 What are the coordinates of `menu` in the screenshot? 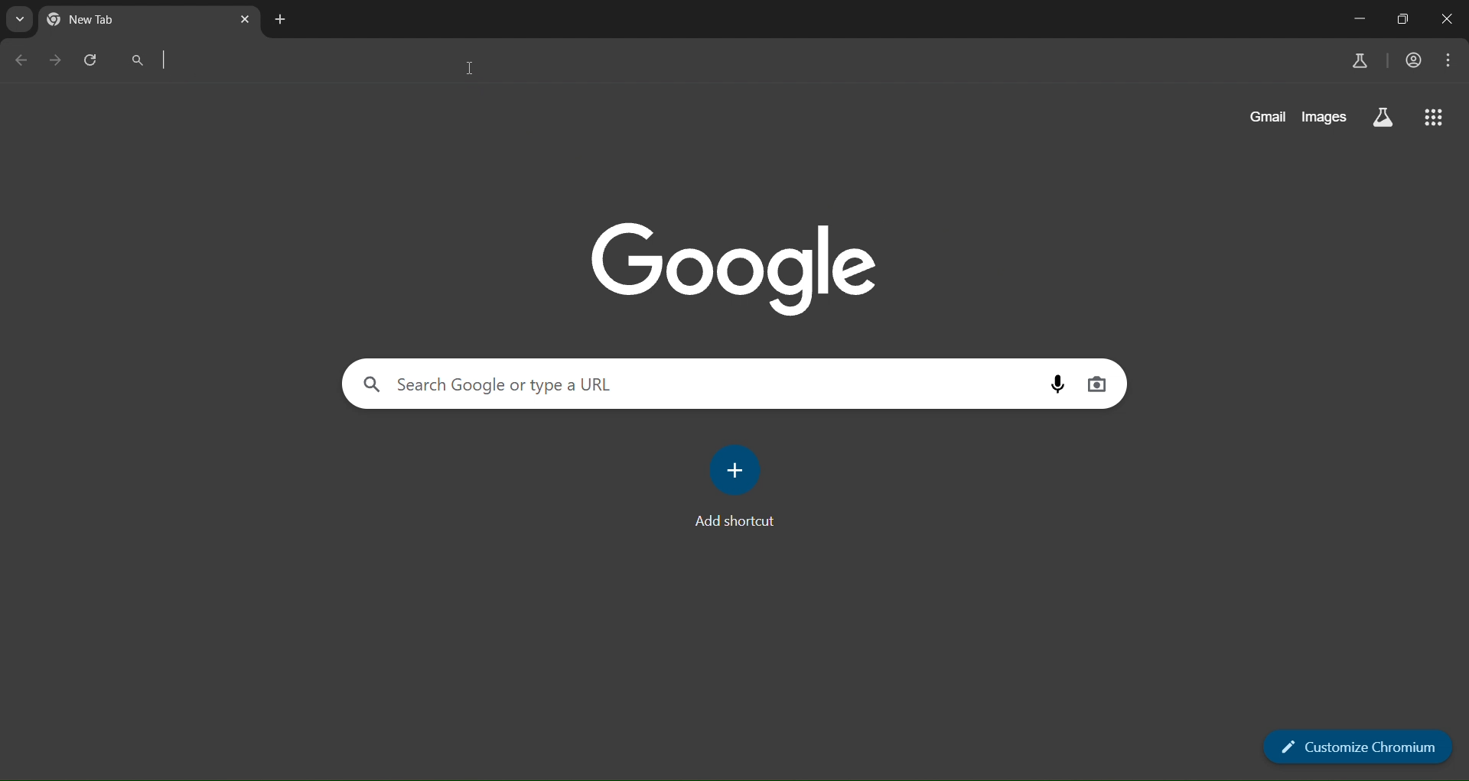 It's located at (1445, 59).